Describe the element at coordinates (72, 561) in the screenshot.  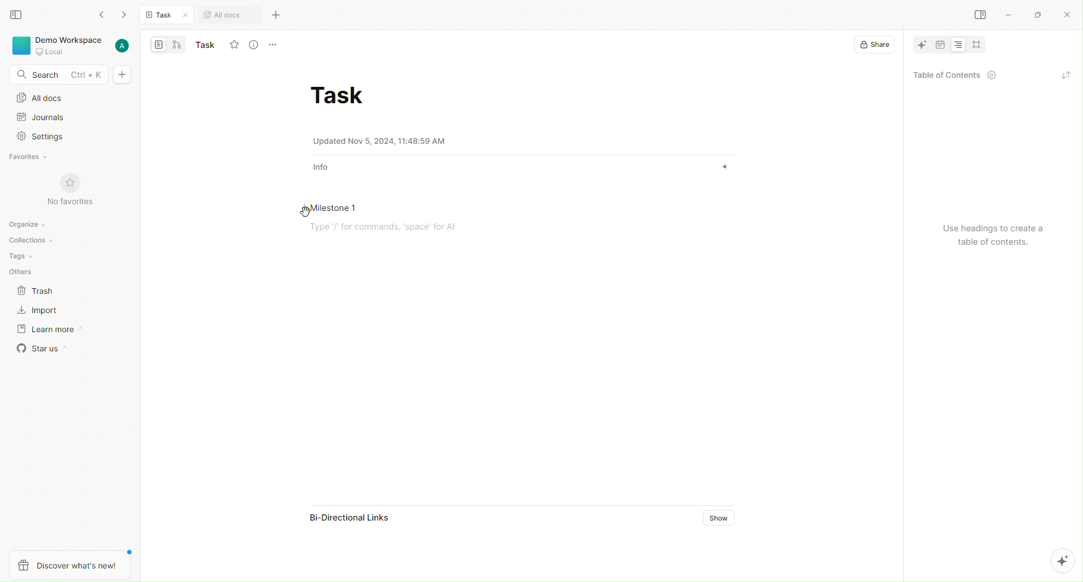
I see `Discover what's new!` at that location.